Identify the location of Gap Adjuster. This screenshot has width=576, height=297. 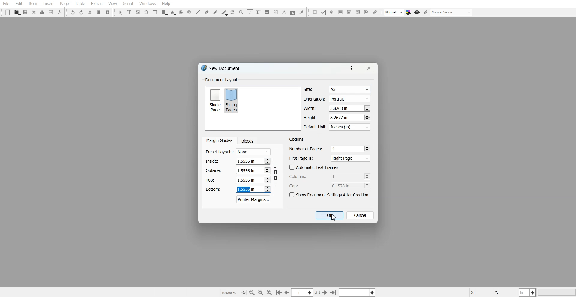
(330, 186).